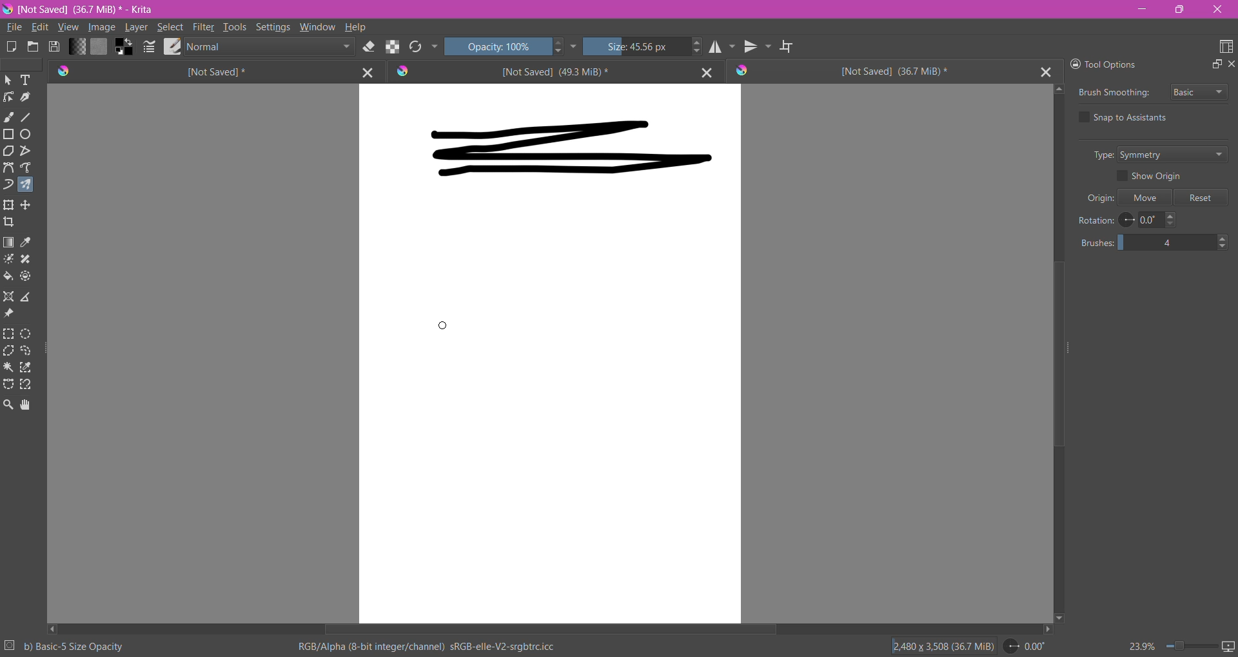  What do you see at coordinates (635, 47) in the screenshot?
I see `Set the Brush Size` at bounding box center [635, 47].